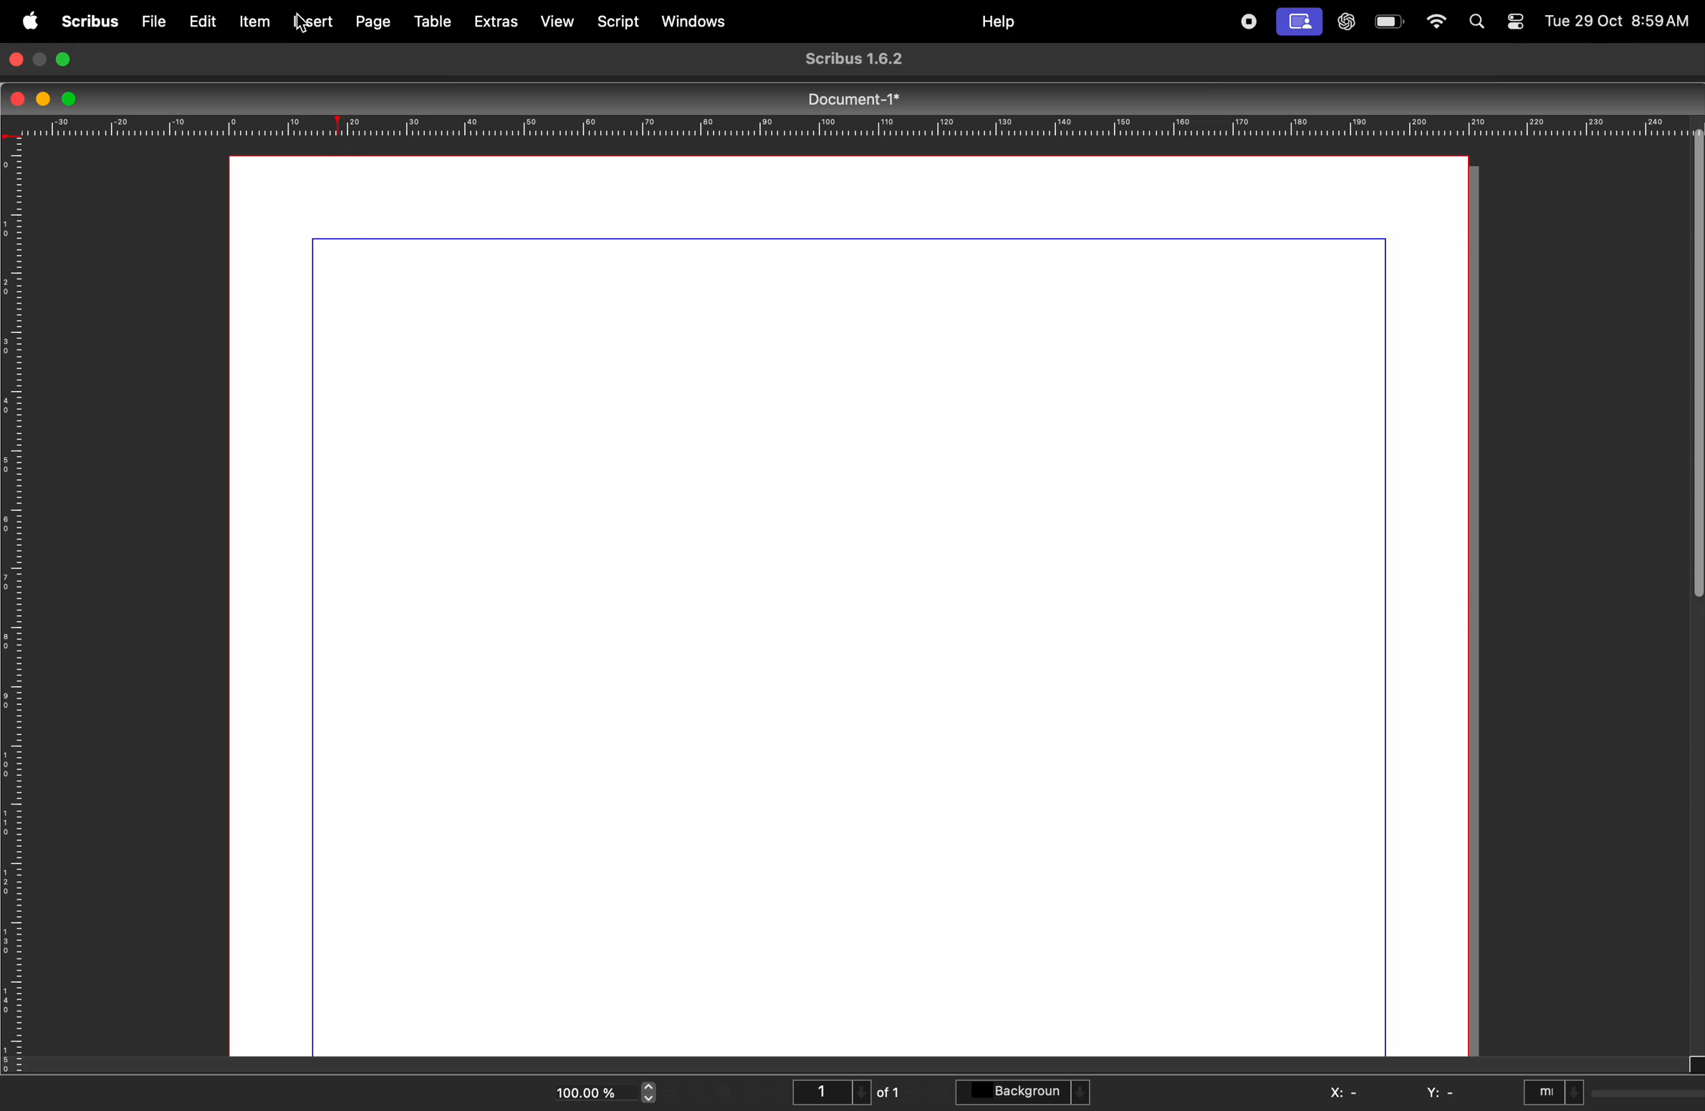 This screenshot has width=1705, height=1111. Describe the element at coordinates (998, 22) in the screenshot. I see `help` at that location.